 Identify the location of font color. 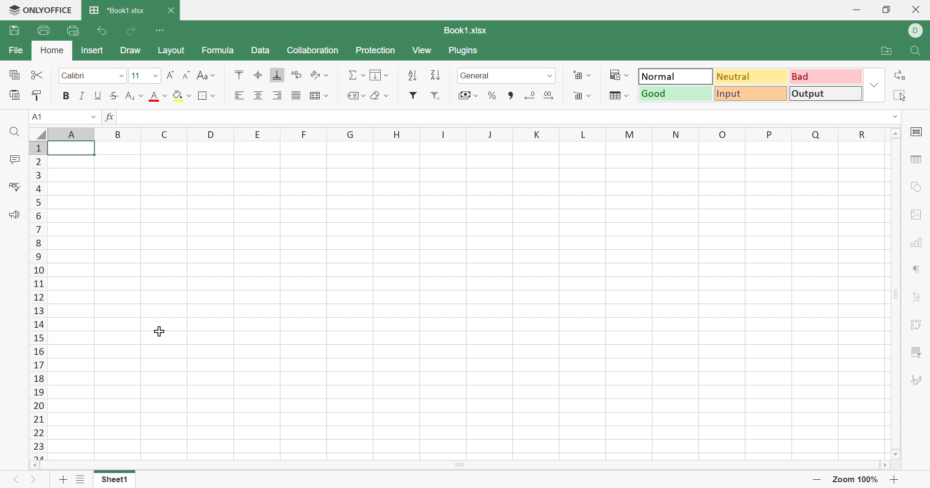
(154, 96).